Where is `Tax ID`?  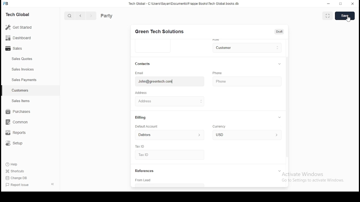 Tax ID is located at coordinates (152, 155).